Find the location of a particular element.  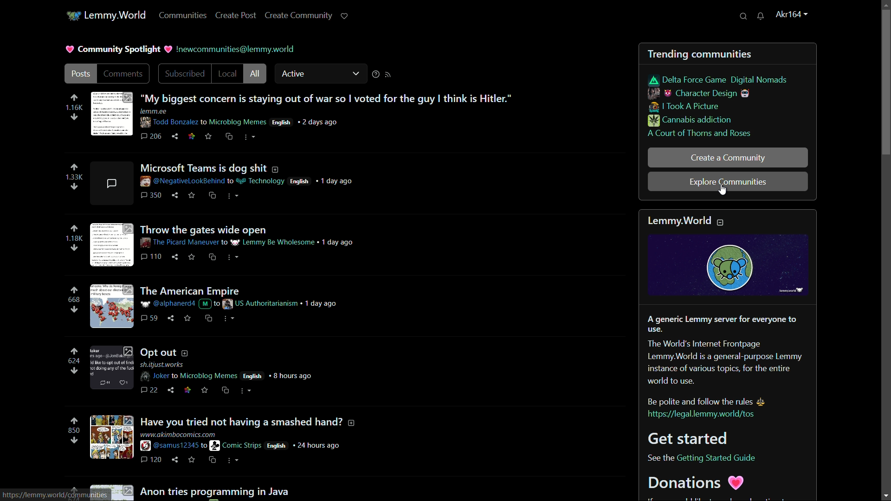

share is located at coordinates (172, 389).